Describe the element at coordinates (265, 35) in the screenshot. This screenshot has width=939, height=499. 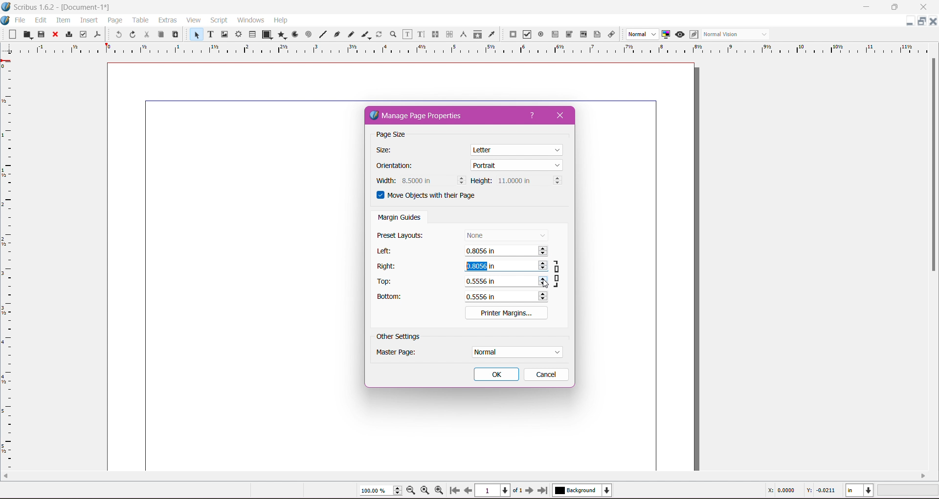
I see `Shape` at that location.